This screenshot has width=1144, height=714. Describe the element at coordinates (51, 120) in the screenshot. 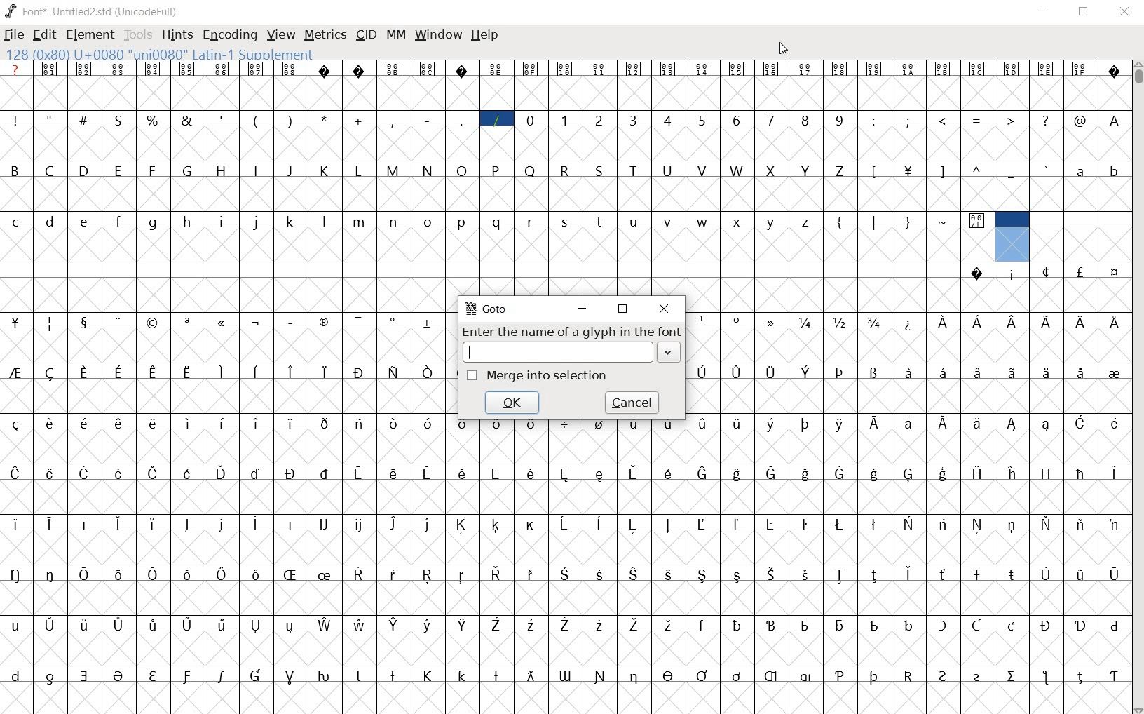

I see `"` at that location.